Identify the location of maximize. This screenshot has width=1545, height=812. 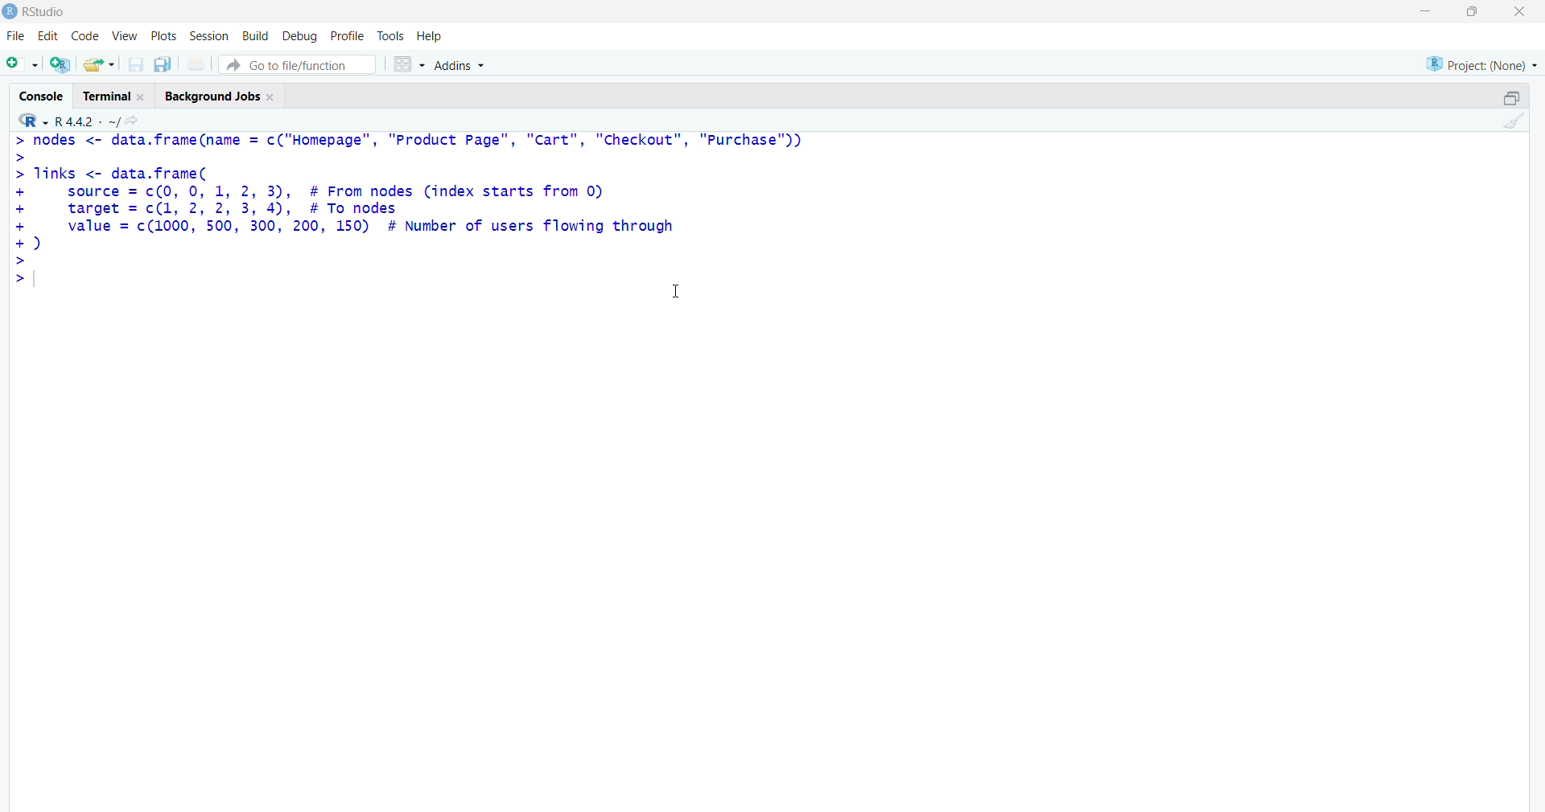
(1470, 12).